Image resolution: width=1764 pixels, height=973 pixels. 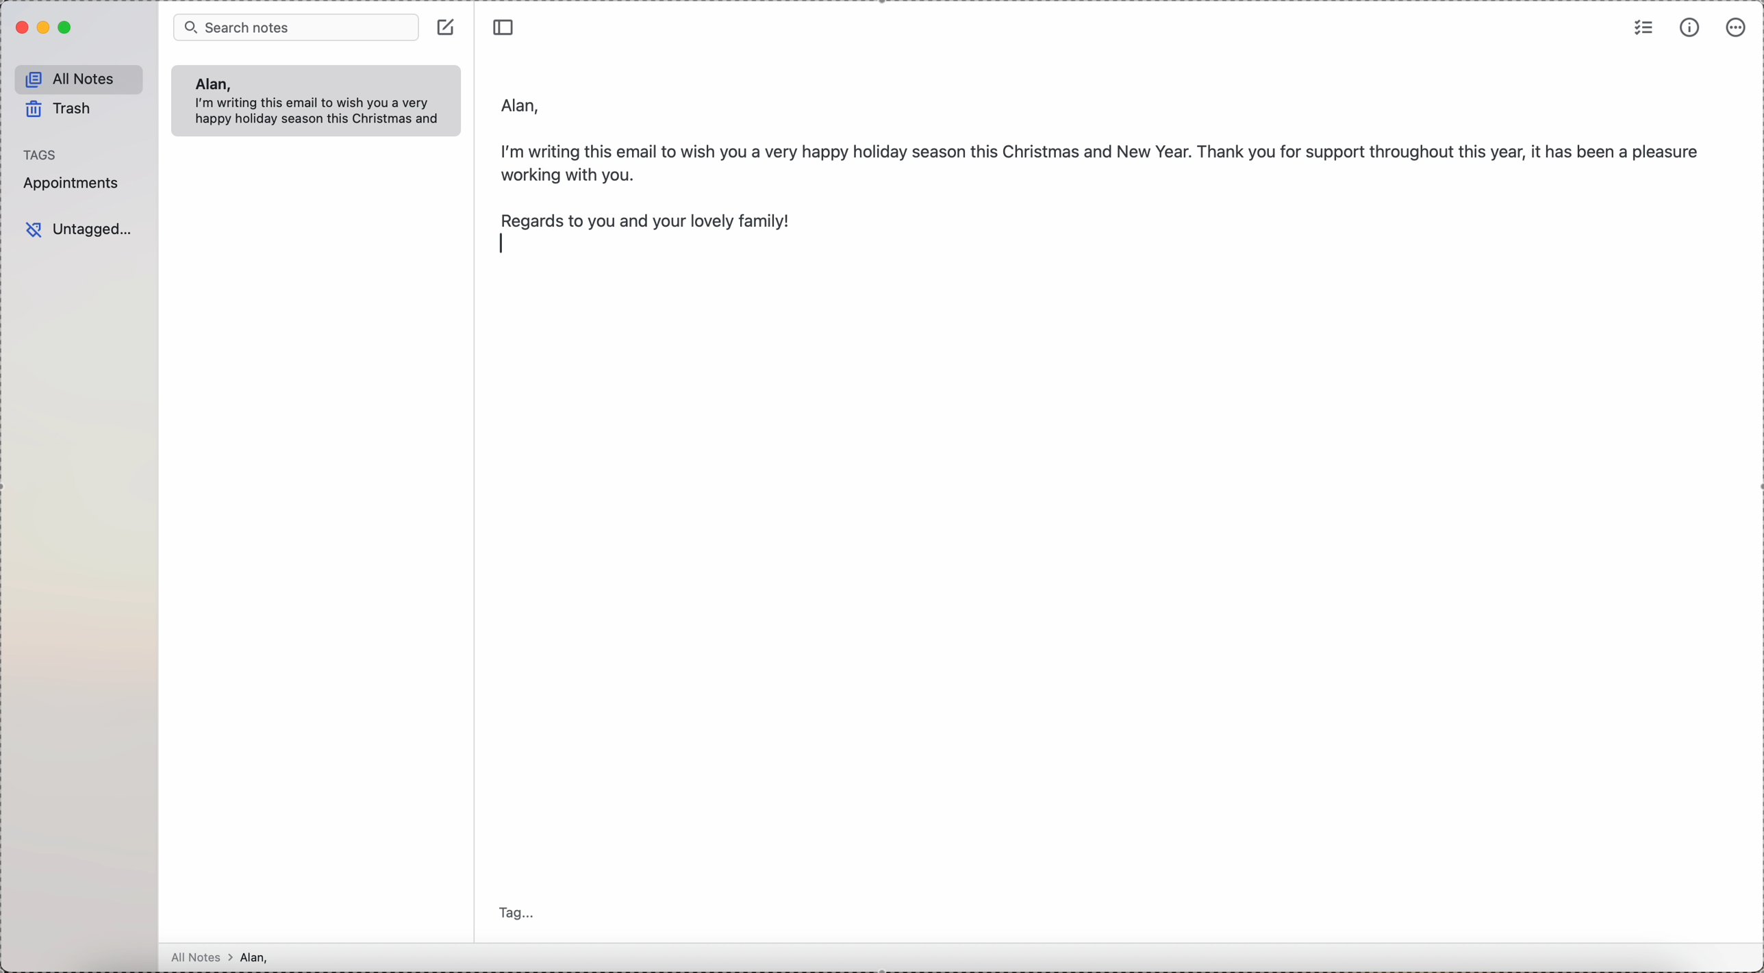 I want to click on enter/writing bar, so click(x=506, y=245).